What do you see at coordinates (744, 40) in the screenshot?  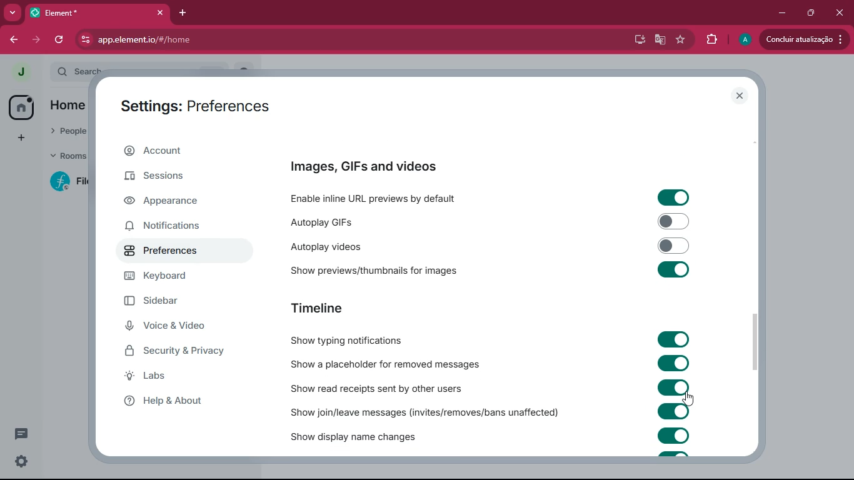 I see `profile` at bounding box center [744, 40].